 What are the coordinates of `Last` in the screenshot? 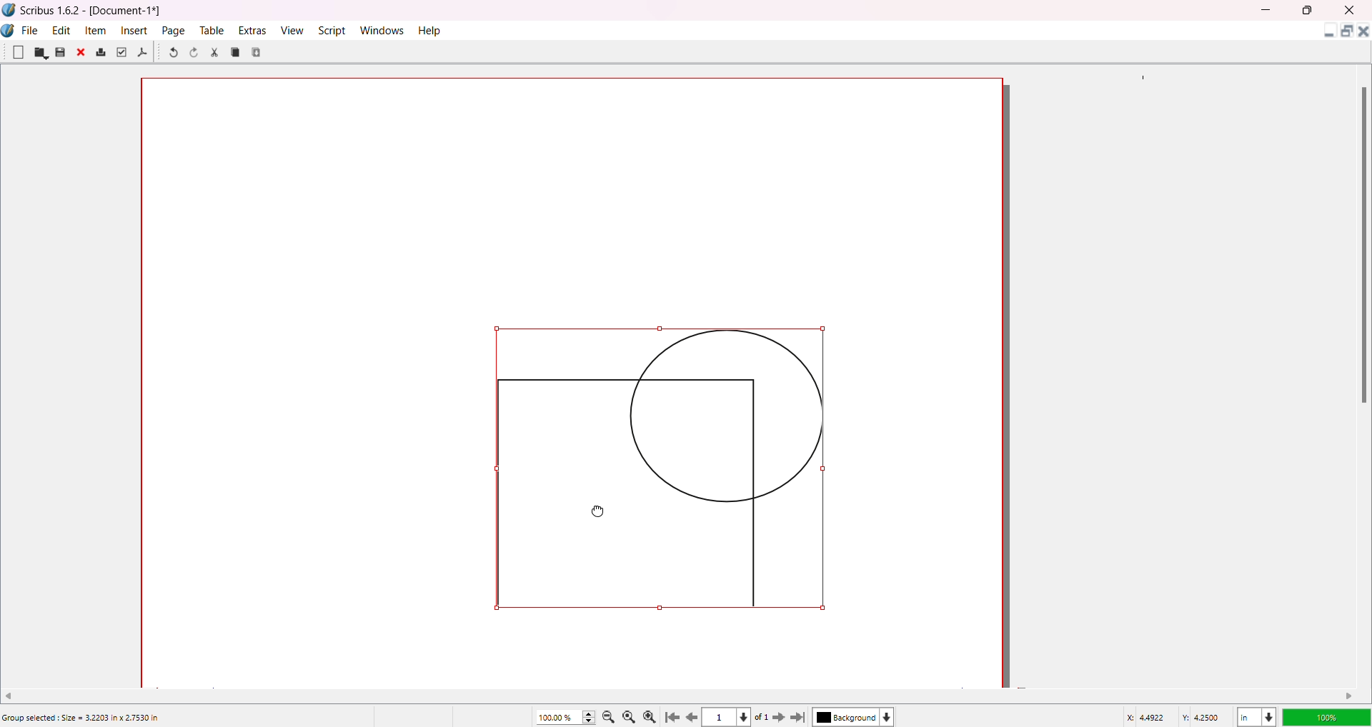 It's located at (800, 716).